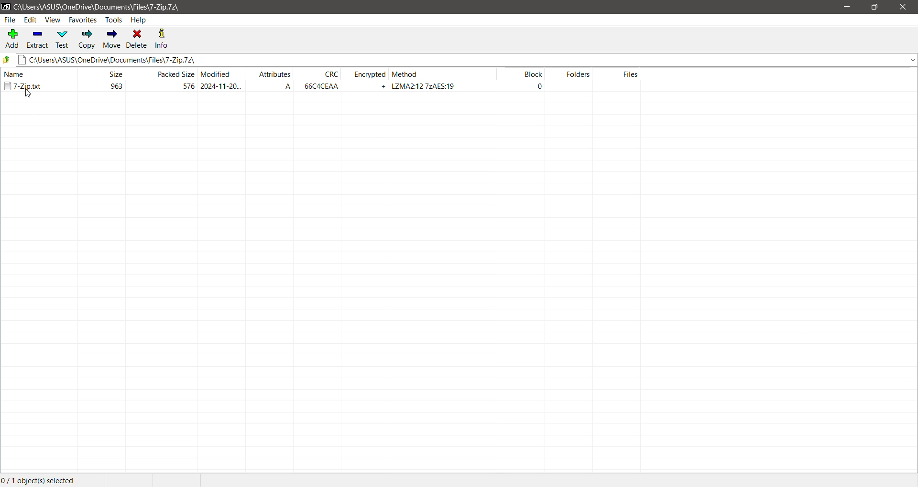 The width and height of the screenshot is (918, 487). What do you see at coordinates (443, 81) in the screenshot?
I see `Encryption Method` at bounding box center [443, 81].